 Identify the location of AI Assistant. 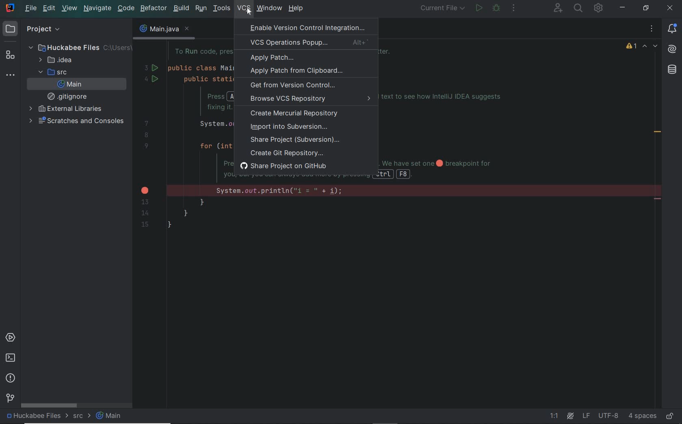
(672, 49).